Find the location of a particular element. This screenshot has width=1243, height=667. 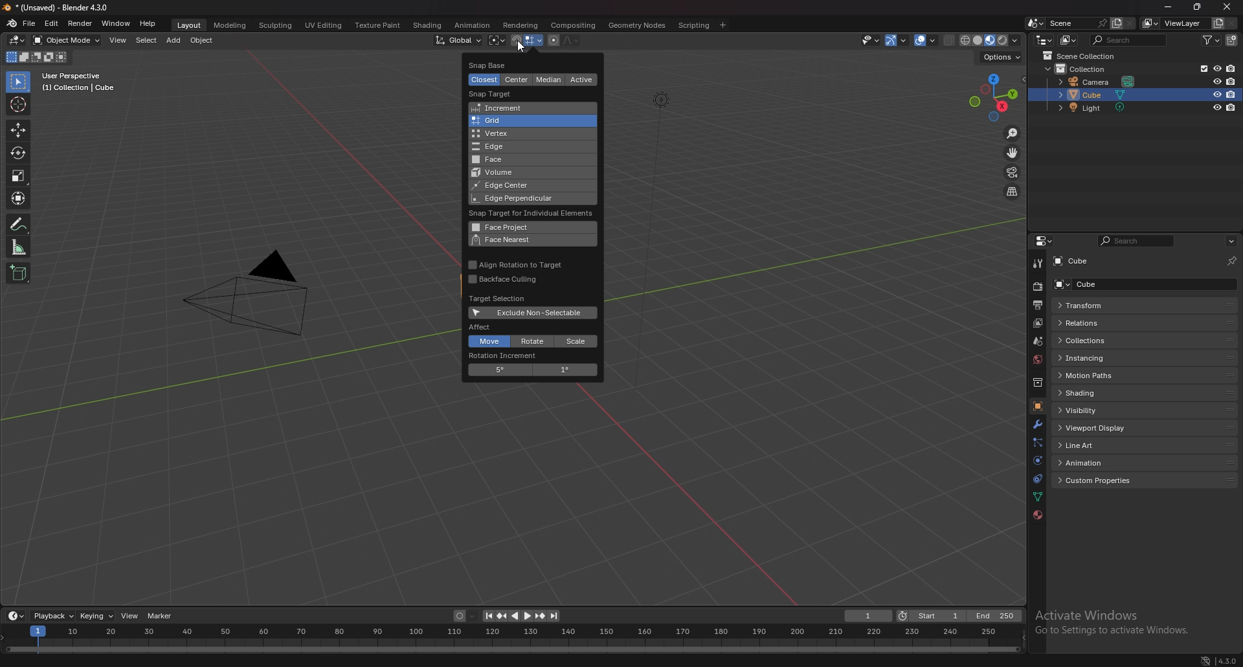

camera is located at coordinates (256, 292).